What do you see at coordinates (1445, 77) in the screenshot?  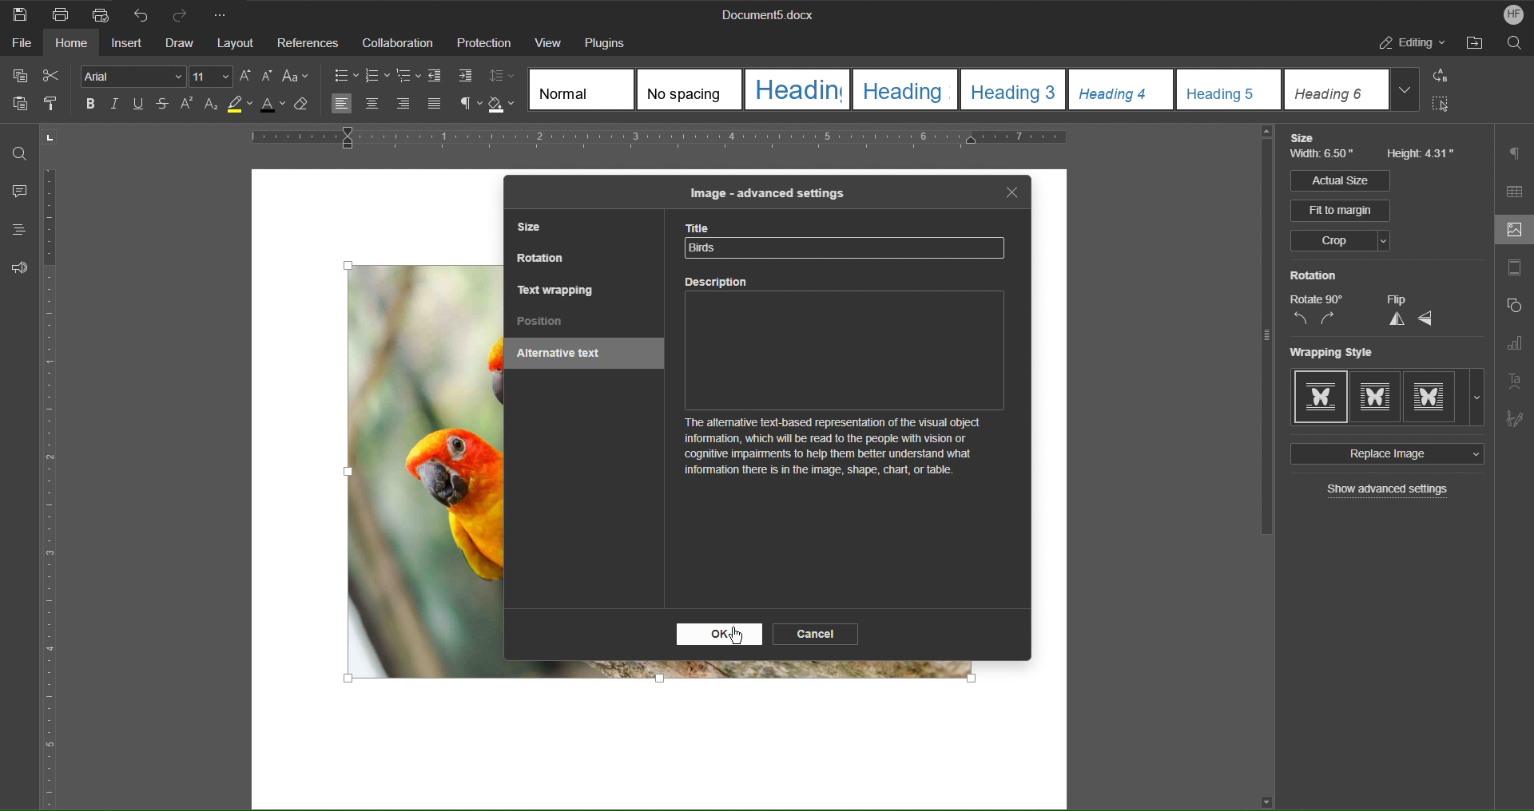 I see `Replace` at bounding box center [1445, 77].